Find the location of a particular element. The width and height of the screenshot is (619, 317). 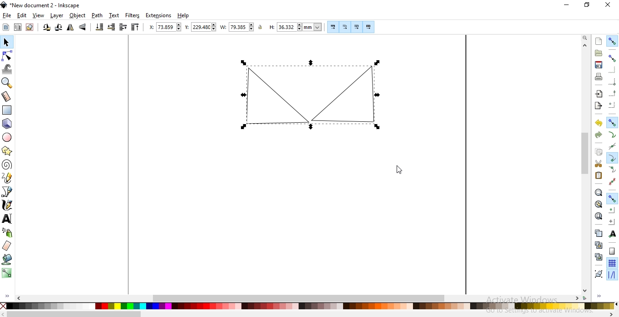

help is located at coordinates (185, 16).